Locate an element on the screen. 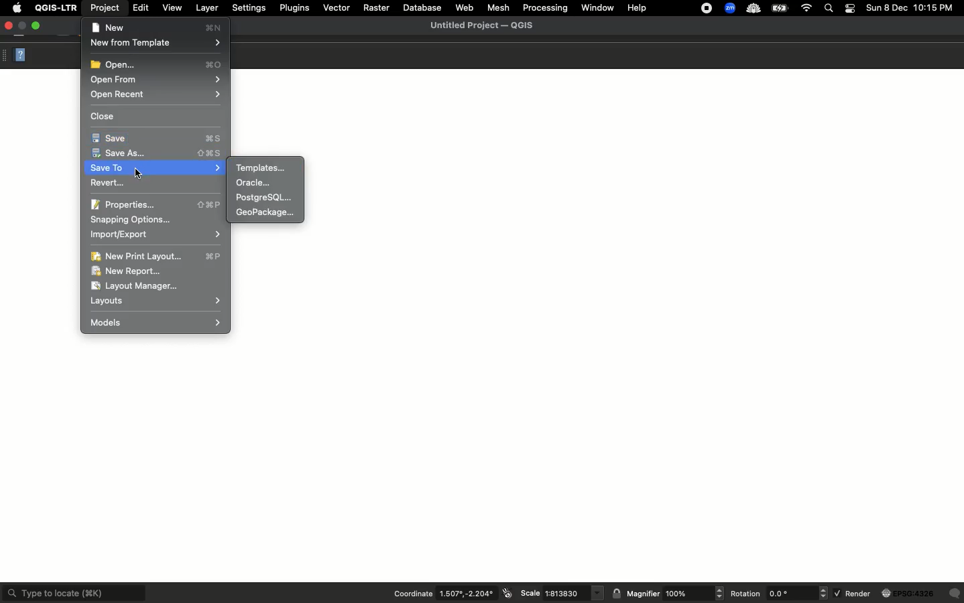 Image resolution: width=964 pixels, height=603 pixels. Plugins is located at coordinates (295, 8).